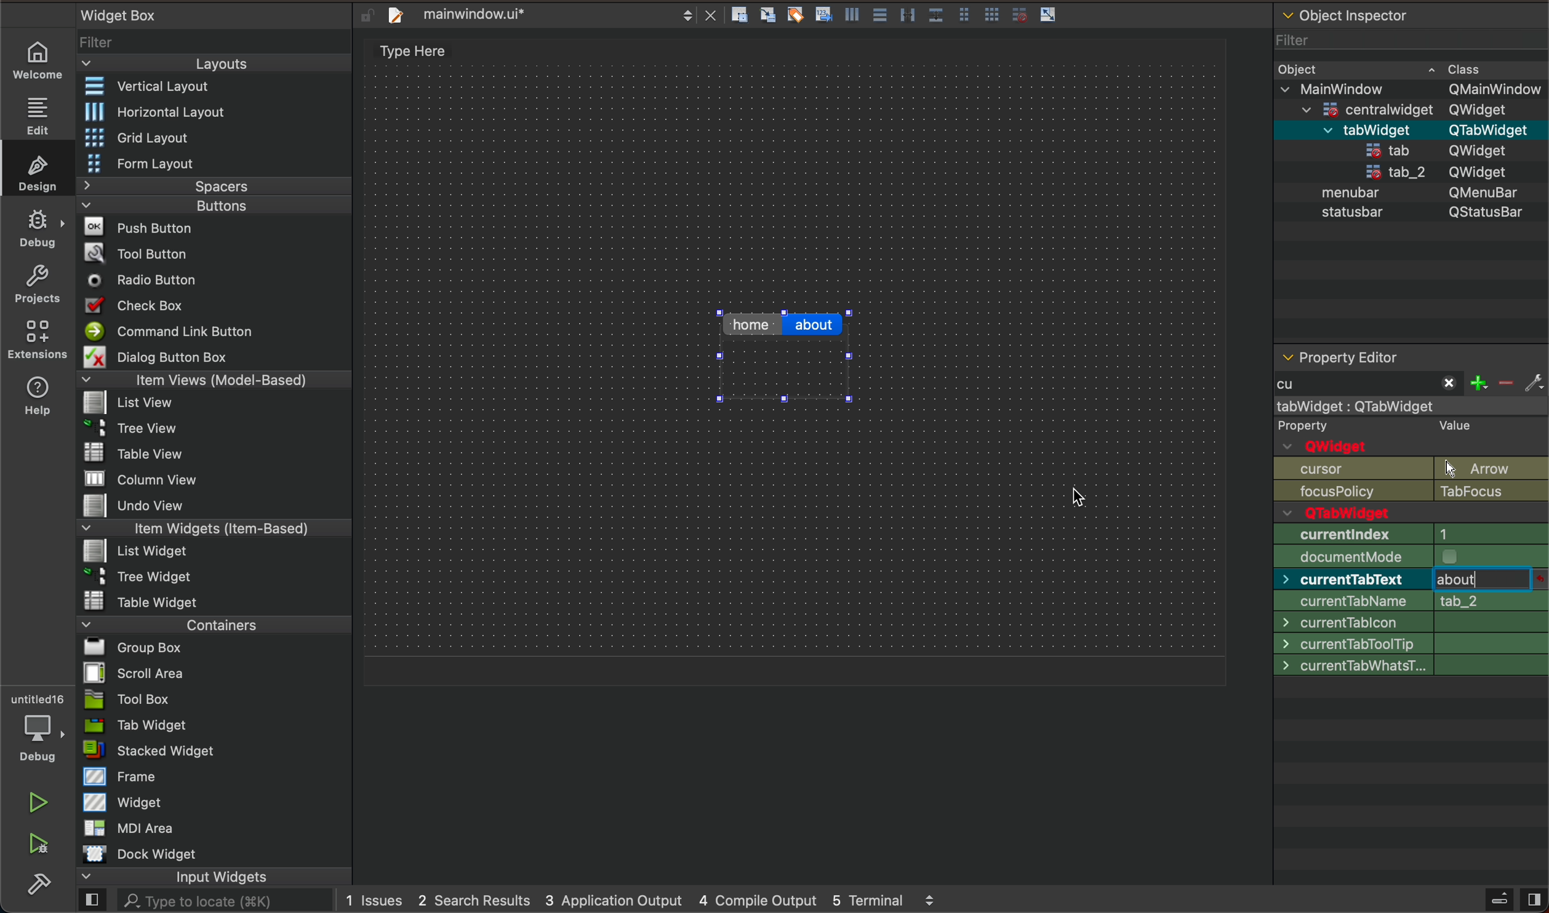 The image size is (1549, 913). I want to click on Scroll Area, so click(138, 672).